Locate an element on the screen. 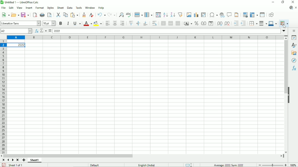 The image size is (298, 167). Save is located at coordinates (25, 15).